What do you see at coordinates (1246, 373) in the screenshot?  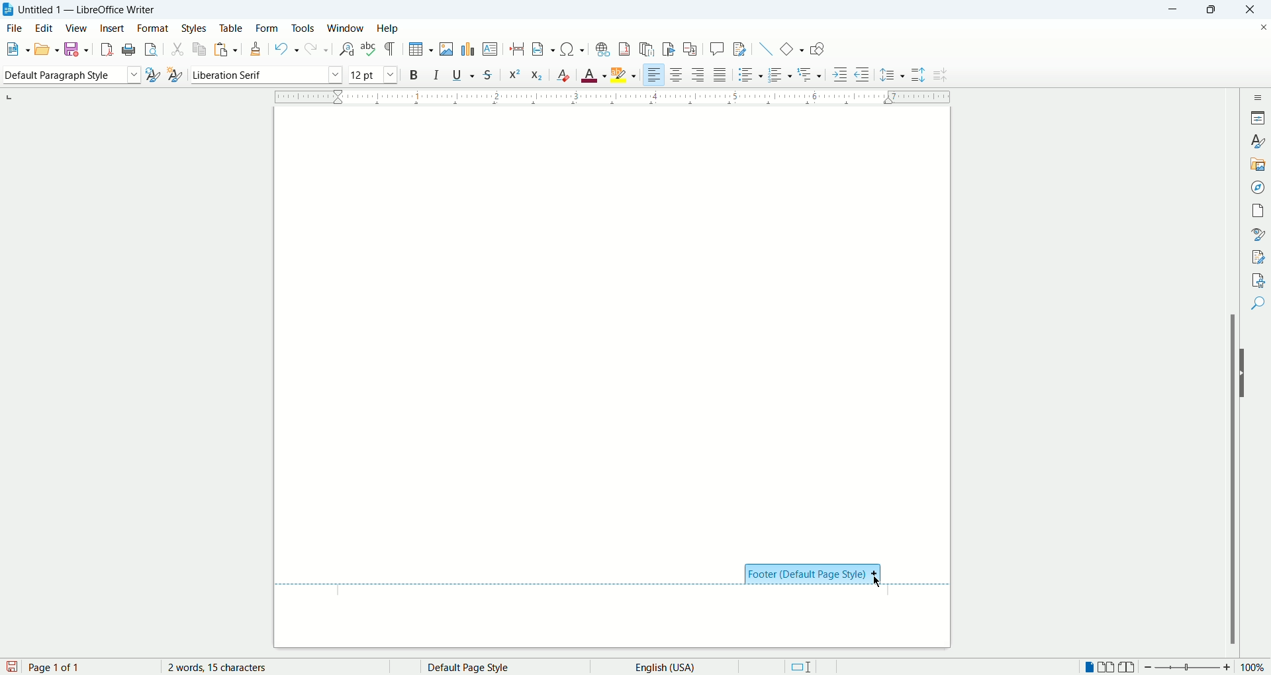 I see `hide` at bounding box center [1246, 373].